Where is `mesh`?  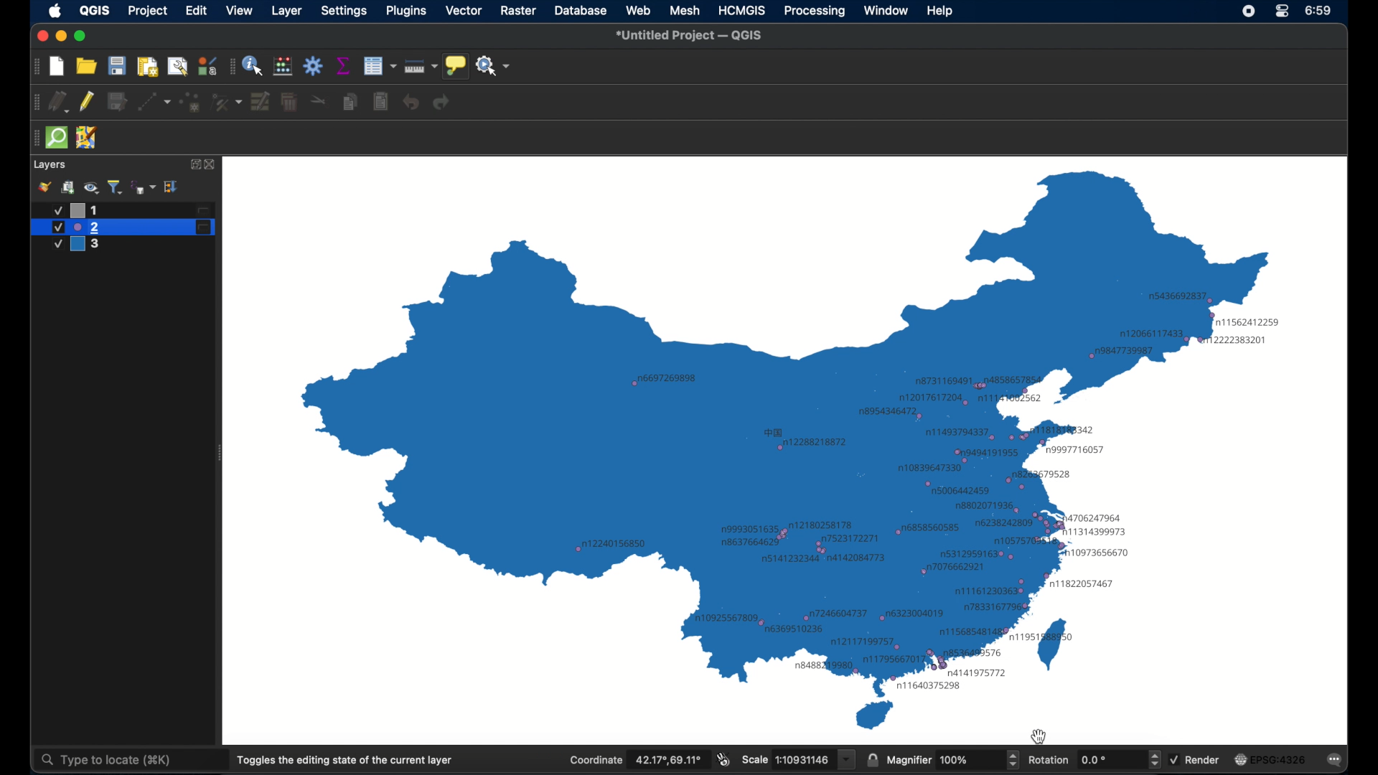
mesh is located at coordinates (685, 10).